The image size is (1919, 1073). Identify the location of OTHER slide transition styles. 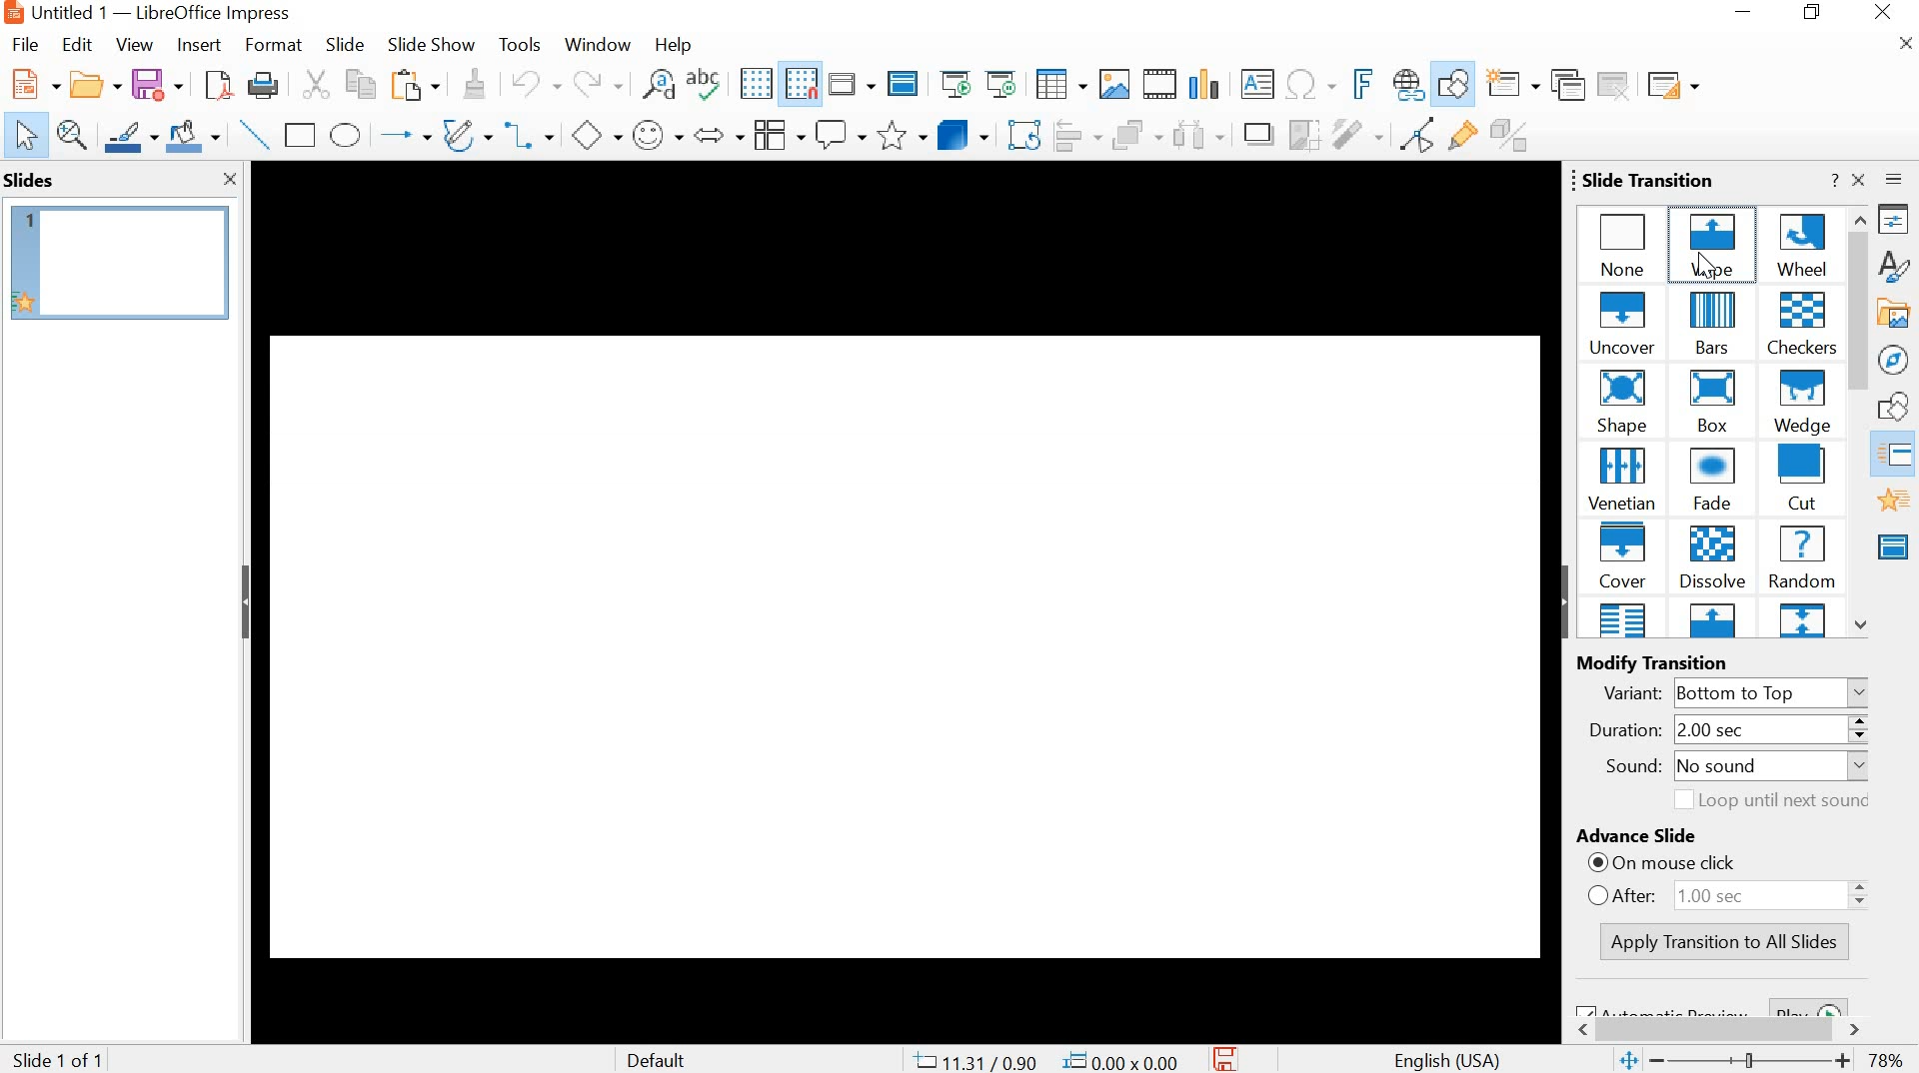
(1713, 621).